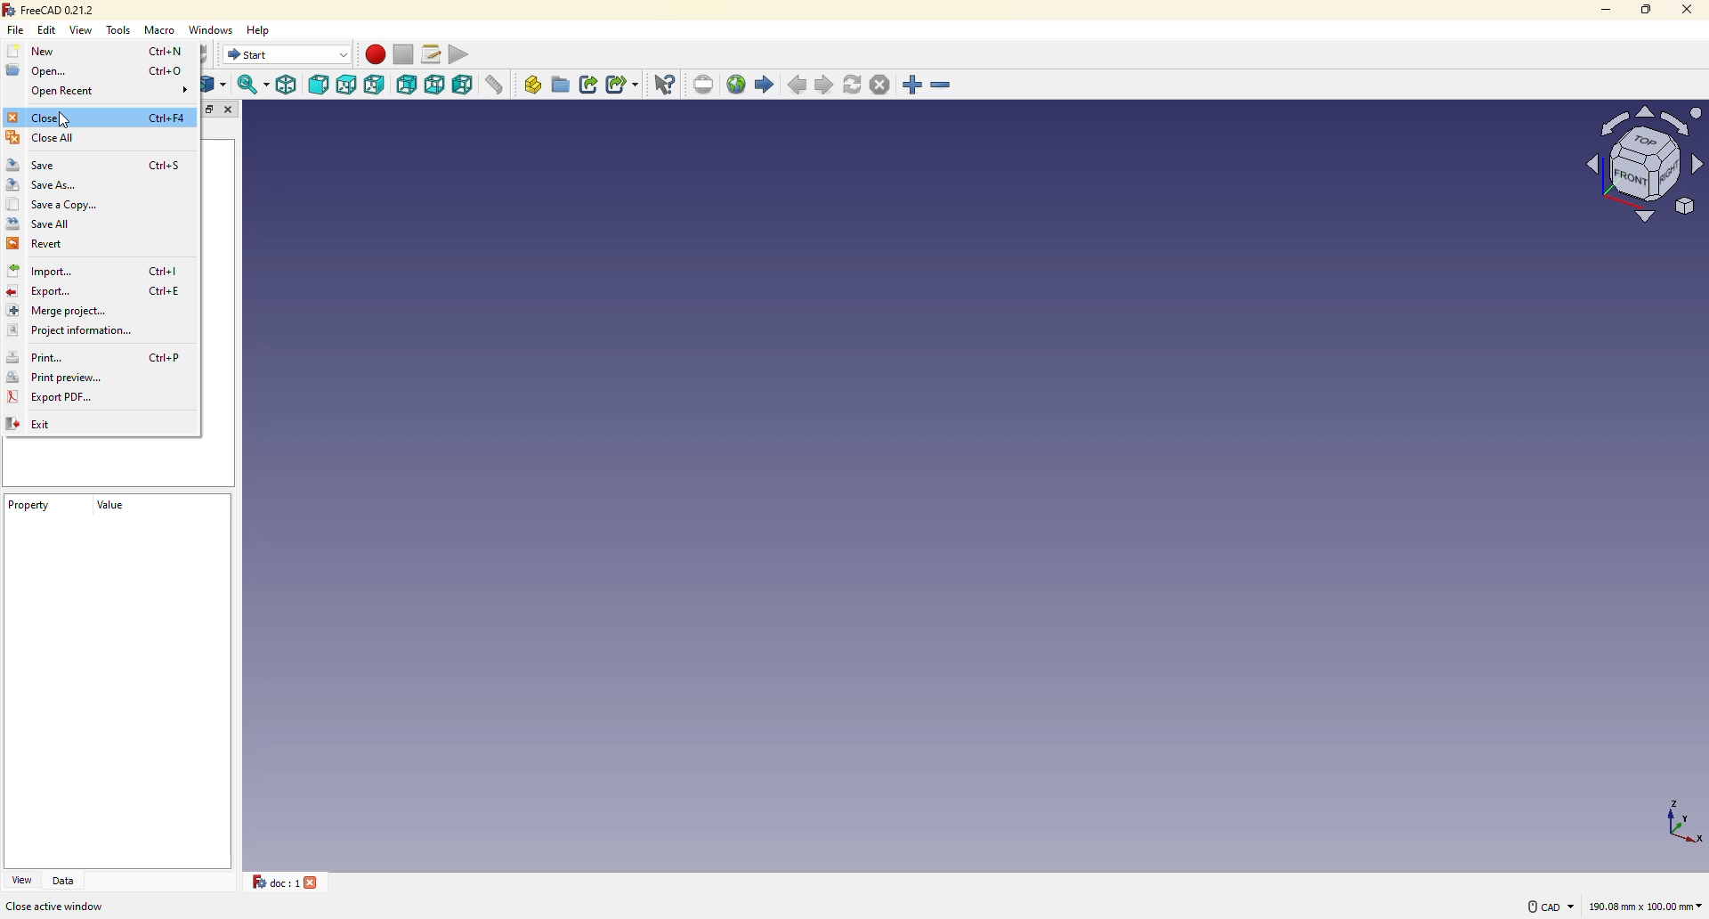 The width and height of the screenshot is (1709, 919). What do you see at coordinates (169, 50) in the screenshot?
I see `ctrl+n` at bounding box center [169, 50].